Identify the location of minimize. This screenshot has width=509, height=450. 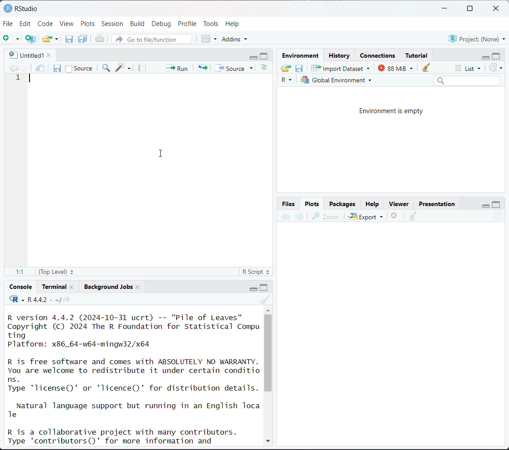
(445, 9).